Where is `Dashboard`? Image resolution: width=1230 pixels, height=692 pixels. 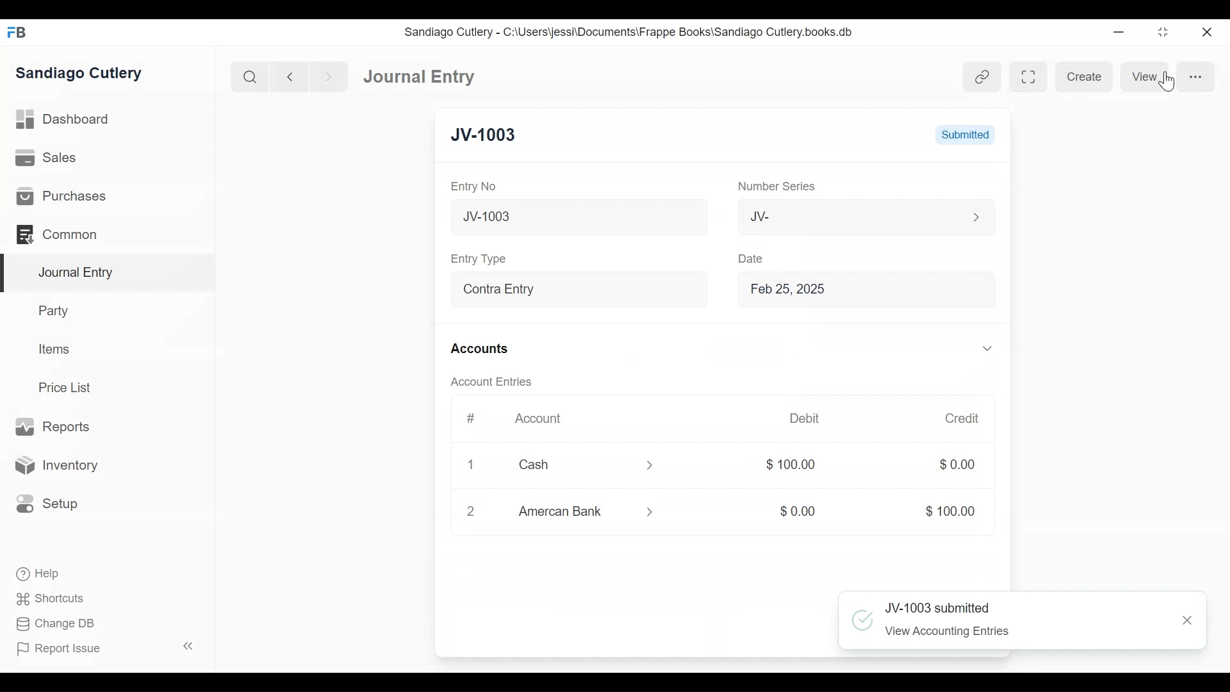
Dashboard is located at coordinates (67, 121).